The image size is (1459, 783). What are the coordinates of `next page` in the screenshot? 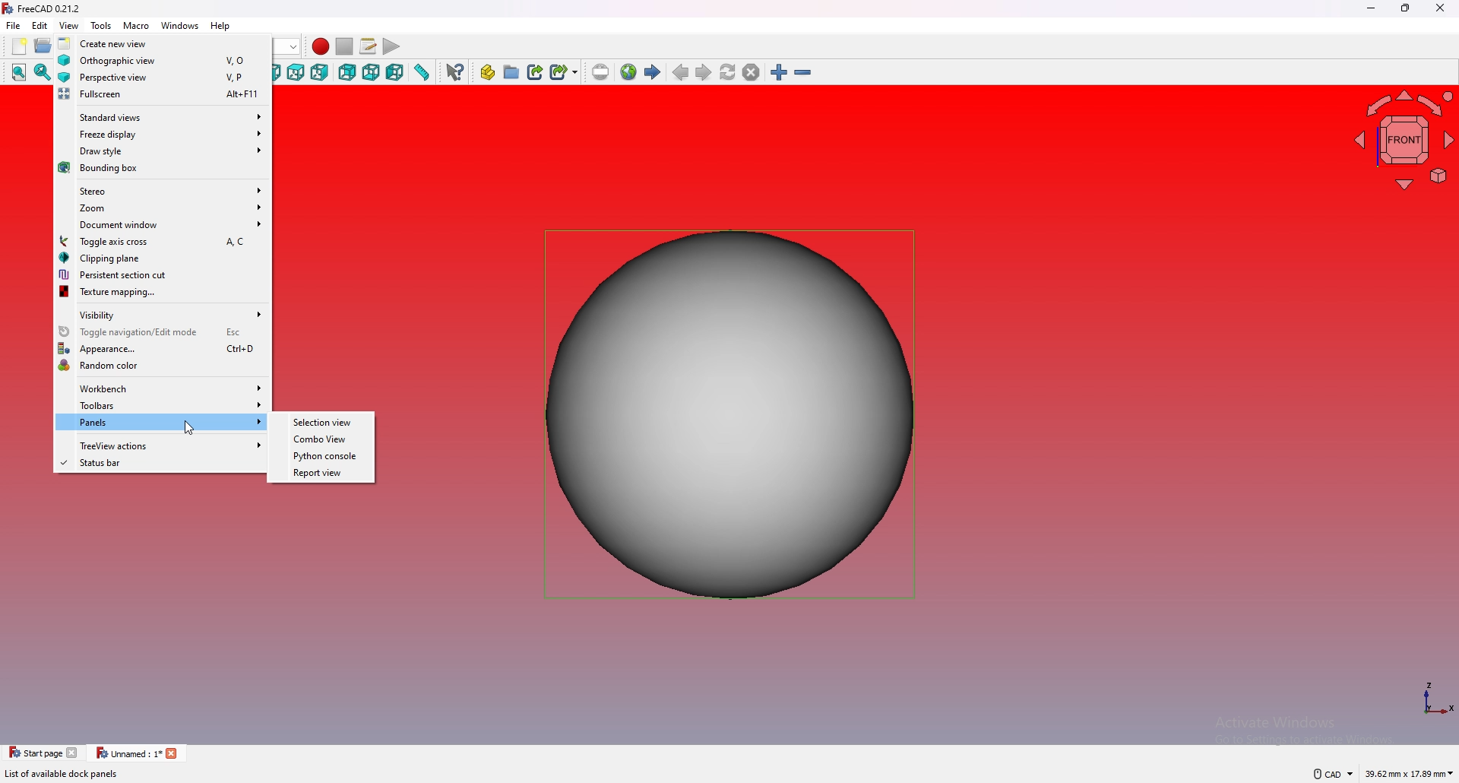 It's located at (704, 72).